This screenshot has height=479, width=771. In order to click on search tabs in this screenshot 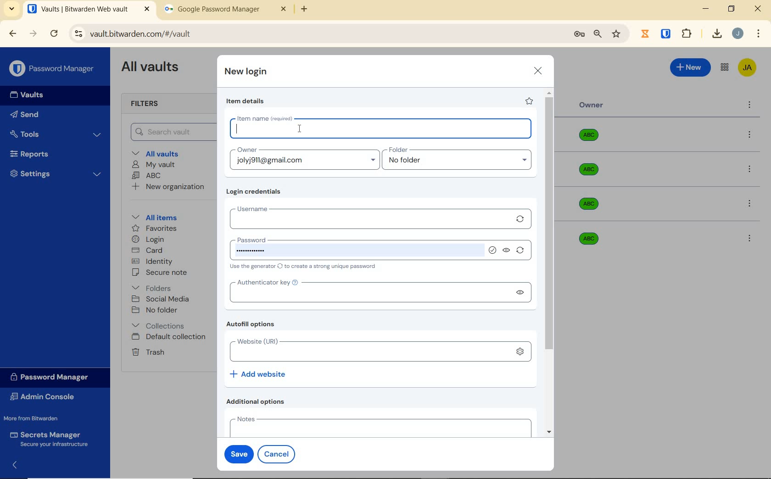, I will do `click(11, 10)`.